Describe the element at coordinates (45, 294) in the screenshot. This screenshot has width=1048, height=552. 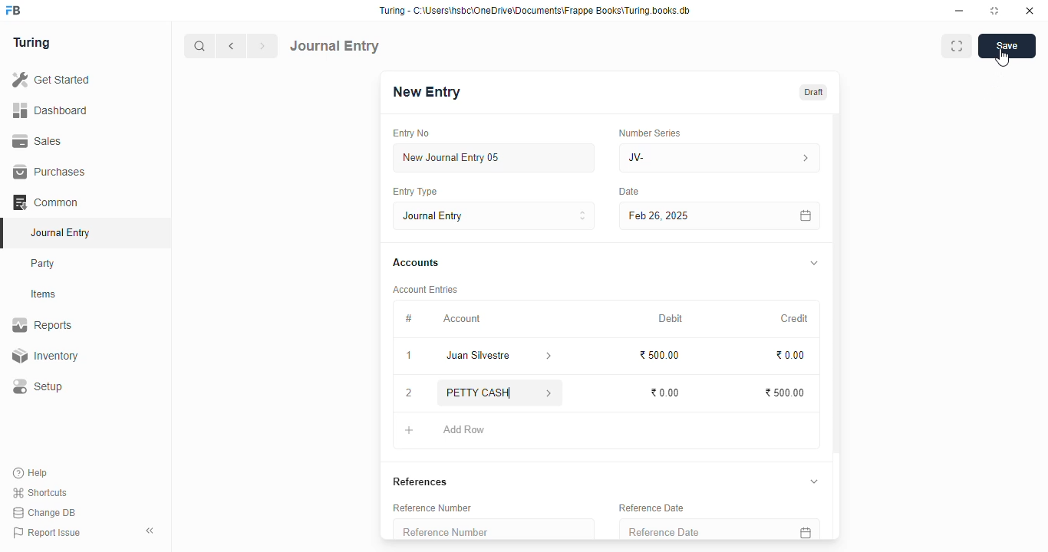
I see `items` at that location.